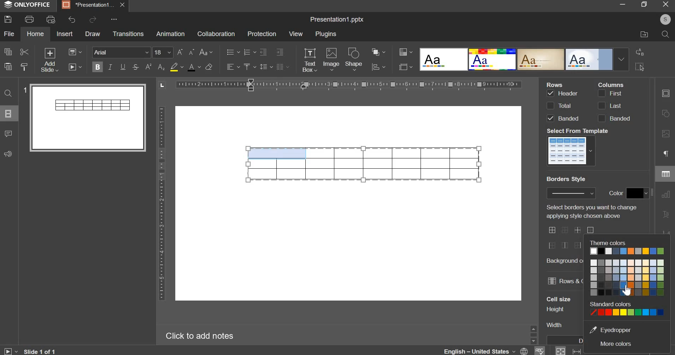  Describe the element at coordinates (110, 66) in the screenshot. I see `italics` at that location.